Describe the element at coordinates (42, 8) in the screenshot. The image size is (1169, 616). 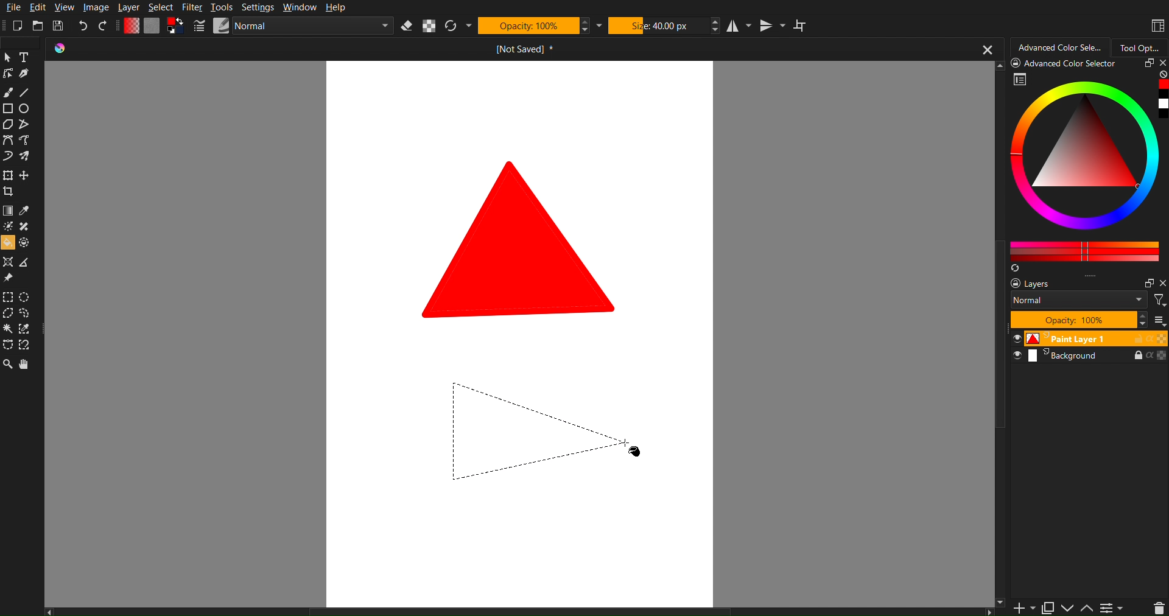
I see `Edit` at that location.